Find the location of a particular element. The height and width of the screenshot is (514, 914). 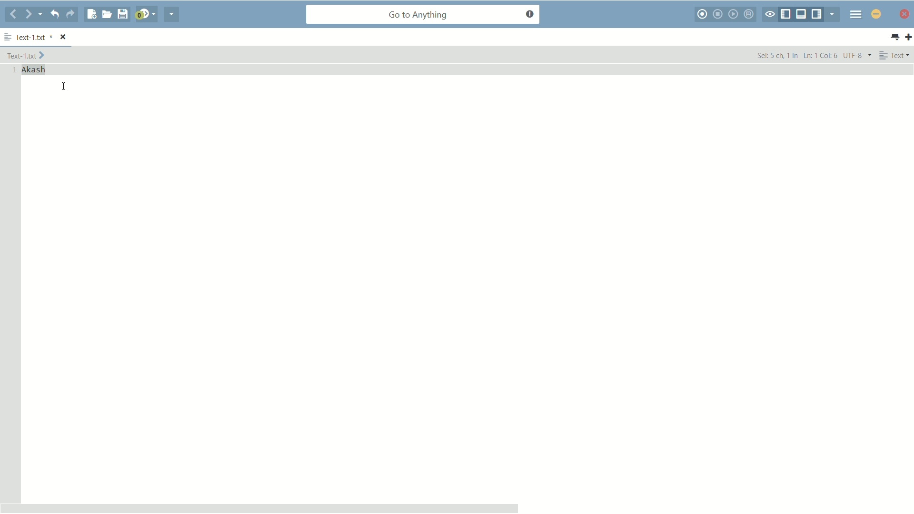

line number is located at coordinates (12, 70).